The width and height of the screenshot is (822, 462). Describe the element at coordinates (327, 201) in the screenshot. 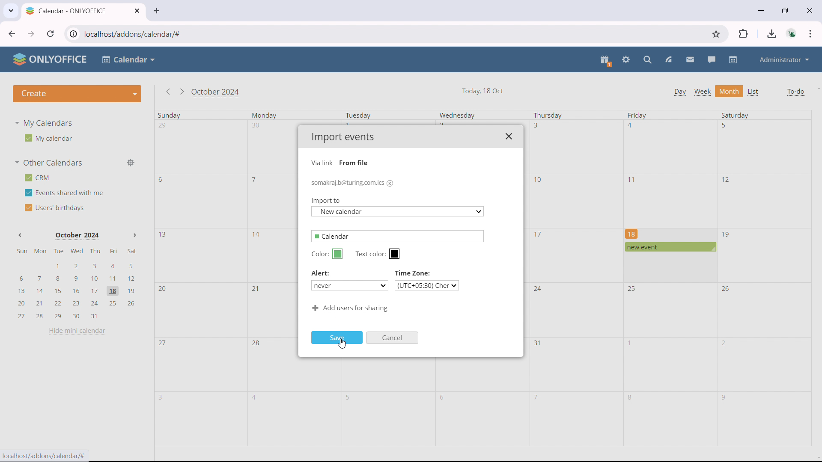

I see `Import to` at that location.